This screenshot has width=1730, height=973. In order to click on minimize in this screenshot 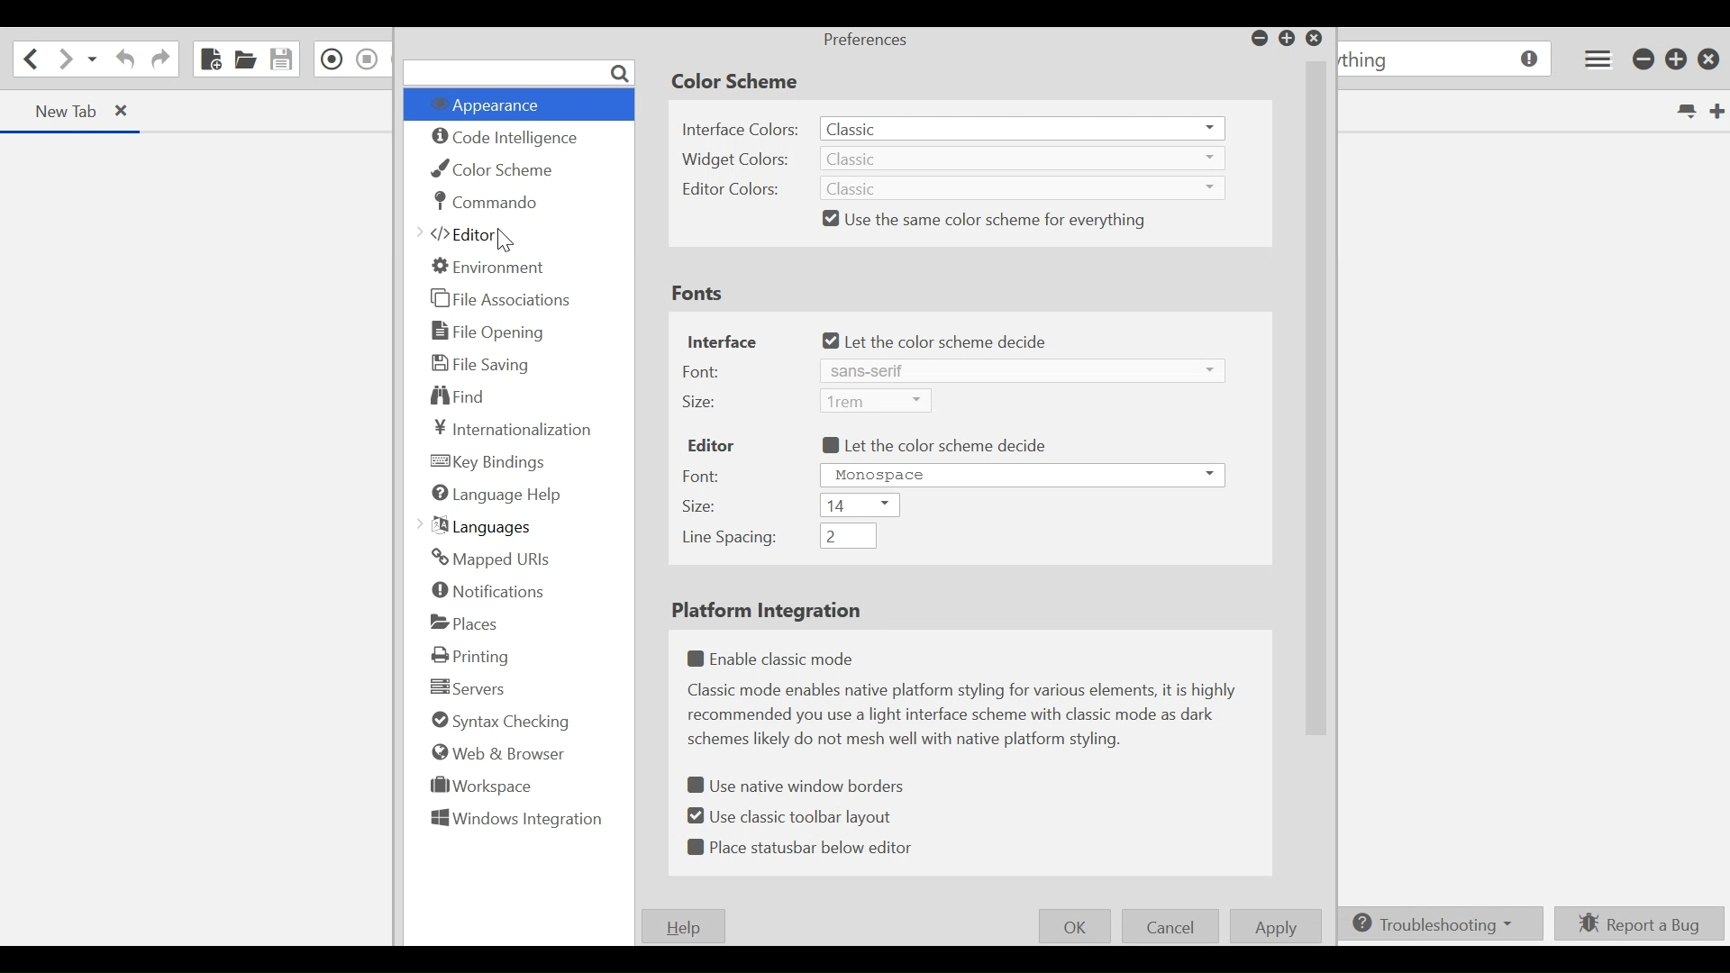, I will do `click(1644, 59)`.